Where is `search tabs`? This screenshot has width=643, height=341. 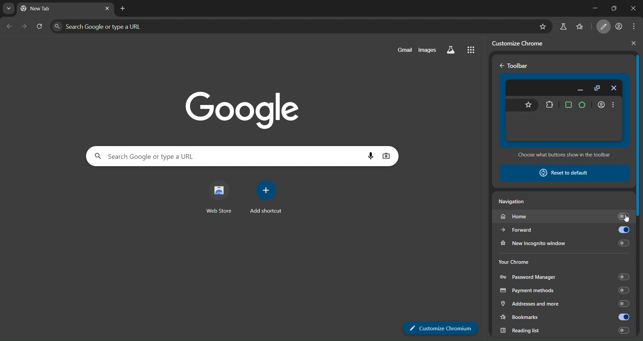
search tabs is located at coordinates (7, 9).